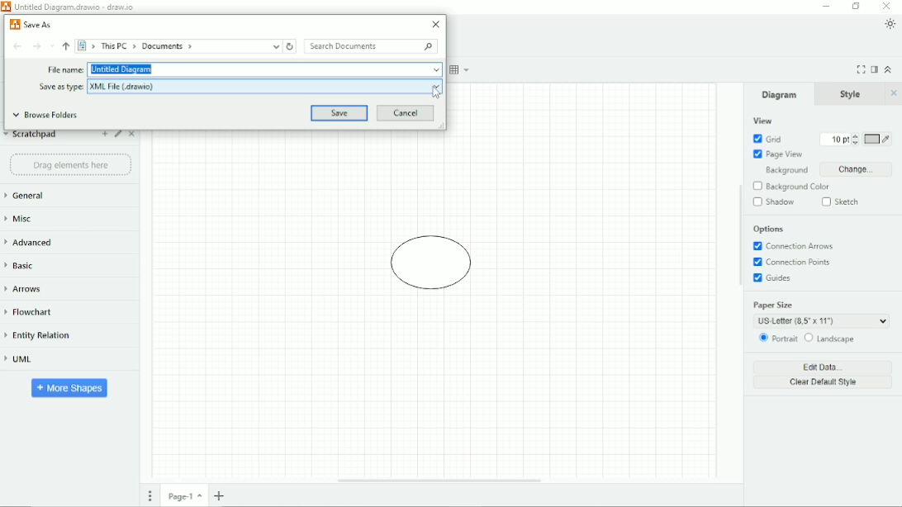 This screenshot has height=507, width=902. Describe the element at coordinates (44, 114) in the screenshot. I see `Browse Folders` at that location.